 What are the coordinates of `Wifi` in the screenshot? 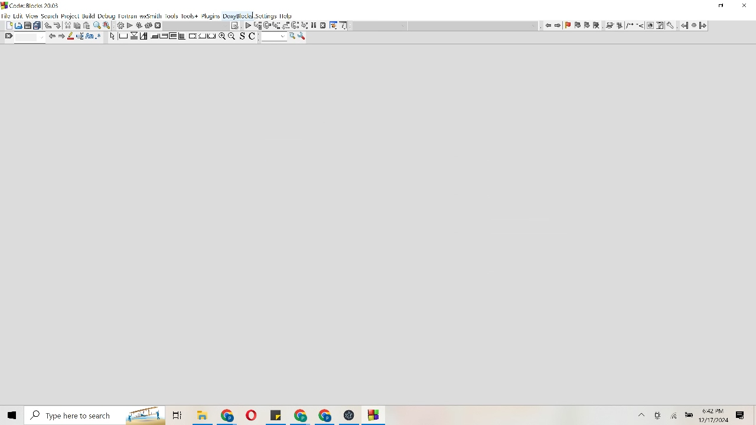 It's located at (675, 415).